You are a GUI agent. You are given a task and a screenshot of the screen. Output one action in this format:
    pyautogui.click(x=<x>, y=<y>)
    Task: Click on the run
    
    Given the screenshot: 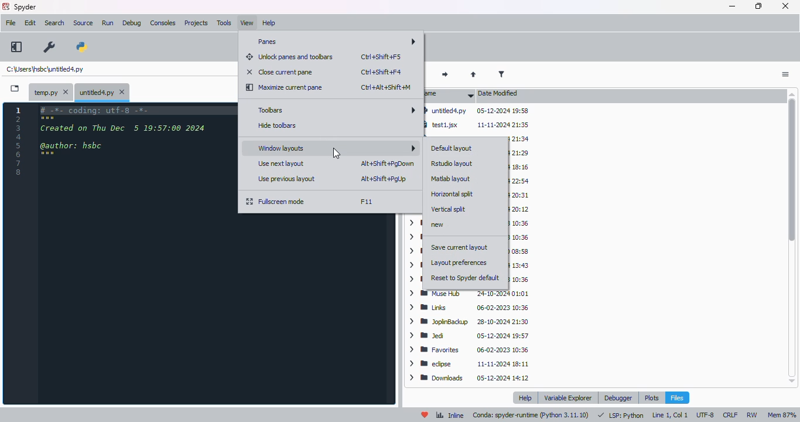 What is the action you would take?
    pyautogui.click(x=108, y=23)
    